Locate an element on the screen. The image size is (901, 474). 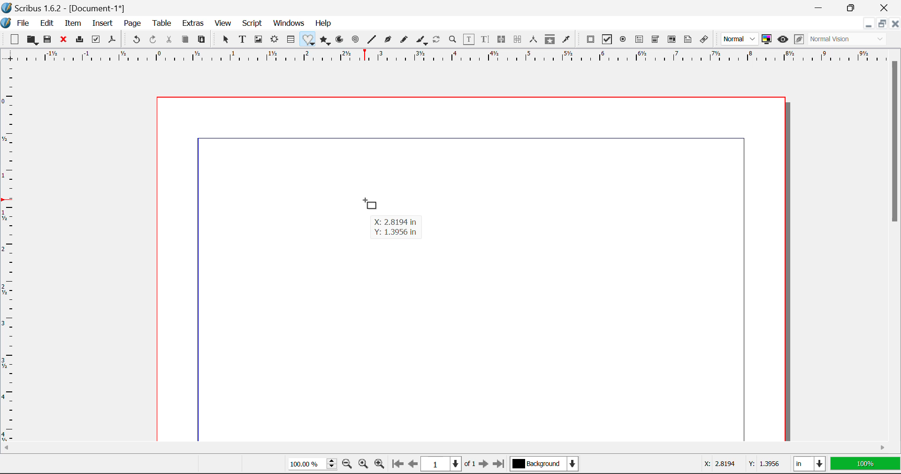
Paste is located at coordinates (204, 39).